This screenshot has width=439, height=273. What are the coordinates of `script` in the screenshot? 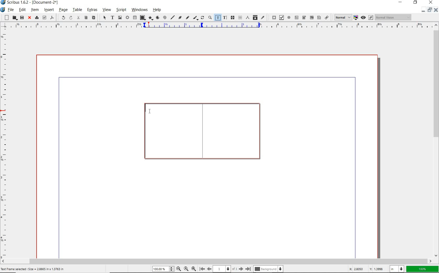 It's located at (120, 10).